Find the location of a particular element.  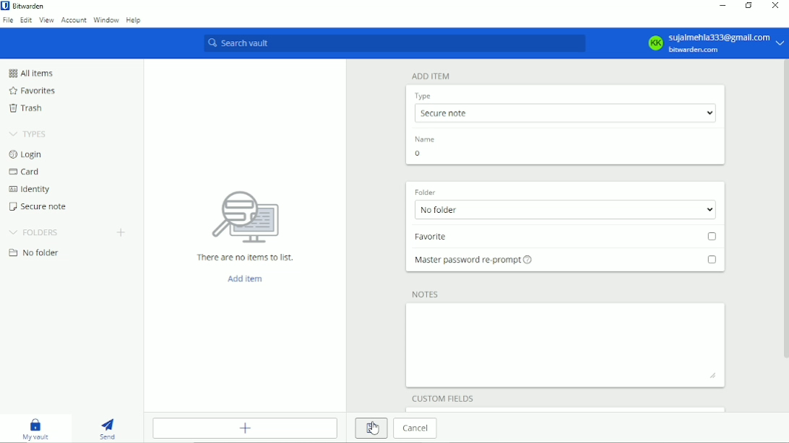

Window is located at coordinates (106, 19).